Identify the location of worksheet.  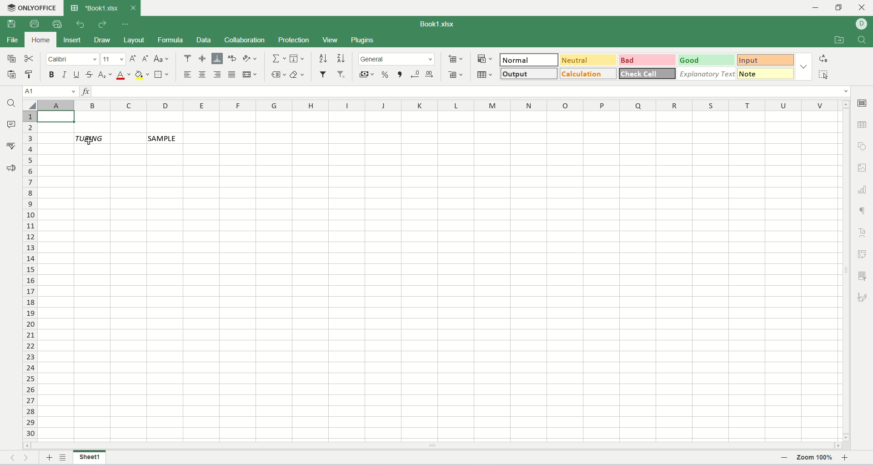
(440, 278).